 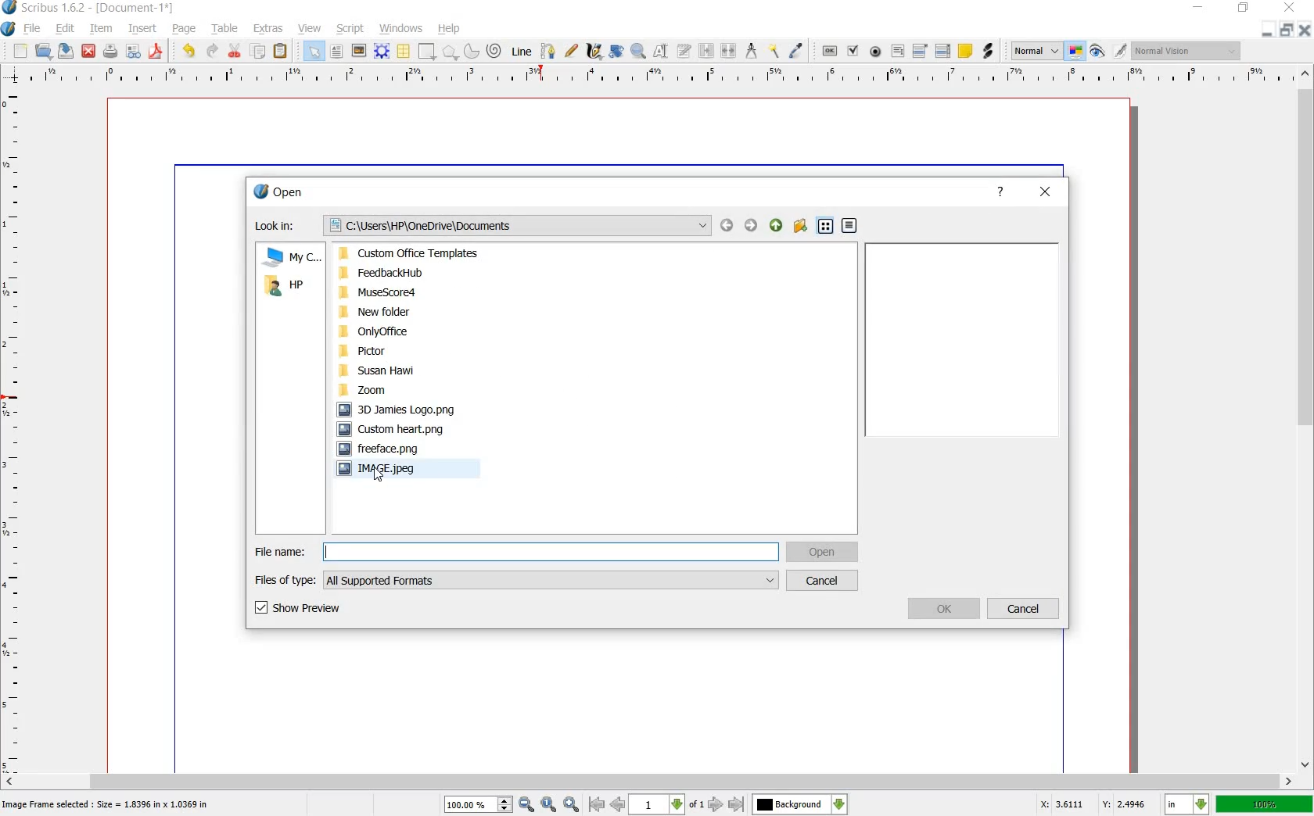 I want to click on Image frame selected: Size=1.8396 in * 1.8369 in, so click(x=108, y=803).